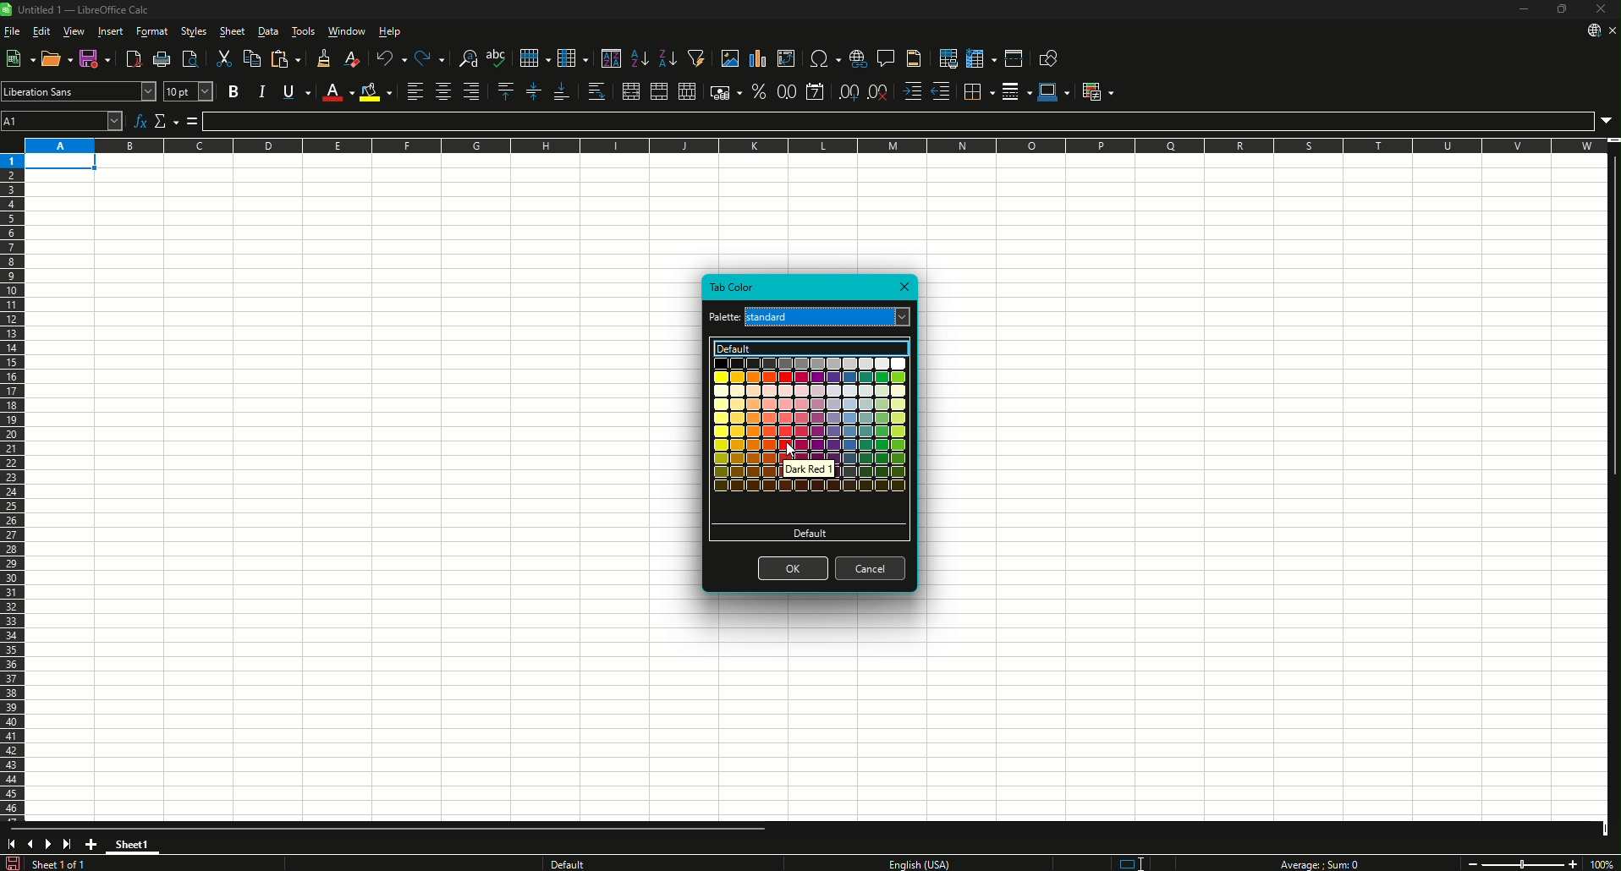  I want to click on Font, so click(68, 91).